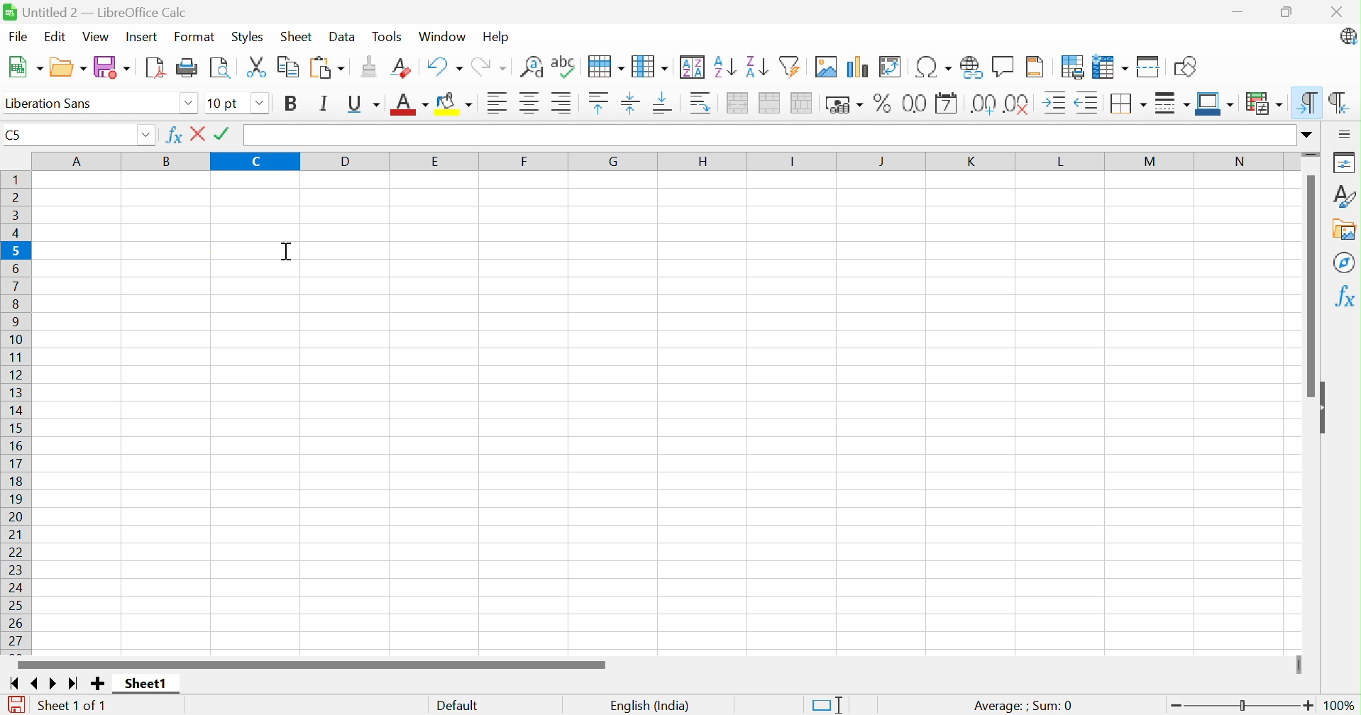  I want to click on Cursor, so click(286, 252).